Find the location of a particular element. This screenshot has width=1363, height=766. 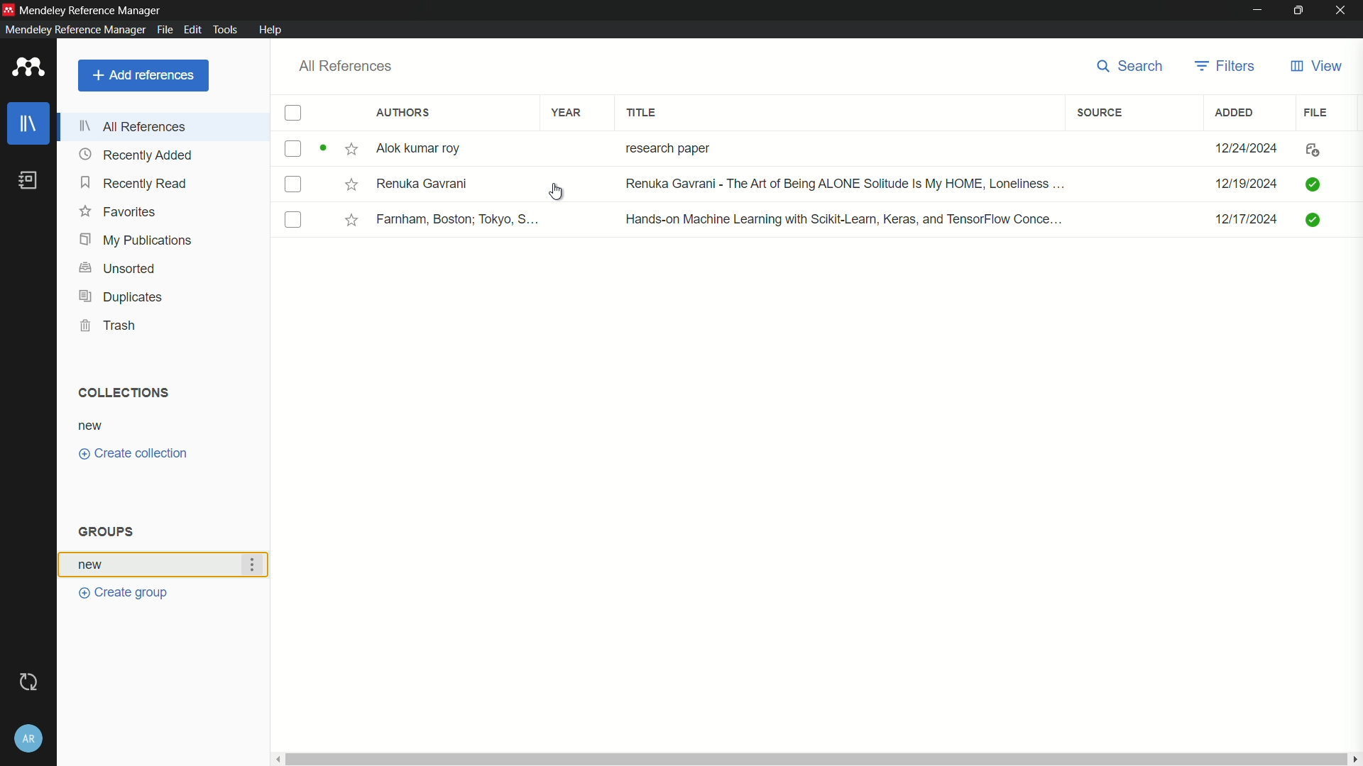

source is located at coordinates (1099, 113).